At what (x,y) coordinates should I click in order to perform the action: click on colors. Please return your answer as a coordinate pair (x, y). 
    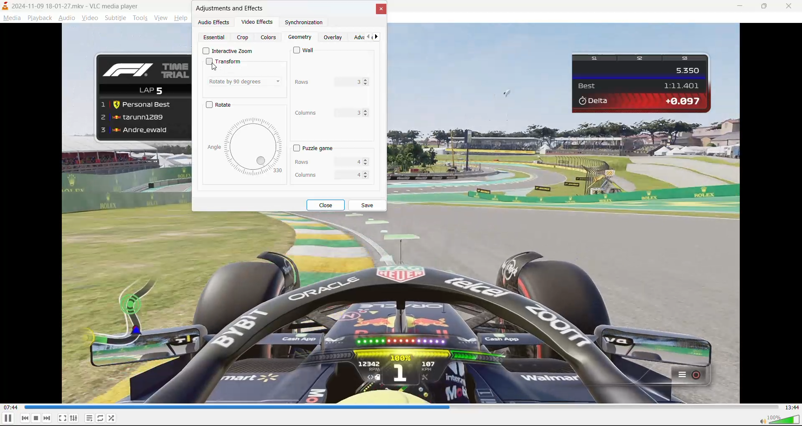
    Looking at the image, I should click on (269, 37).